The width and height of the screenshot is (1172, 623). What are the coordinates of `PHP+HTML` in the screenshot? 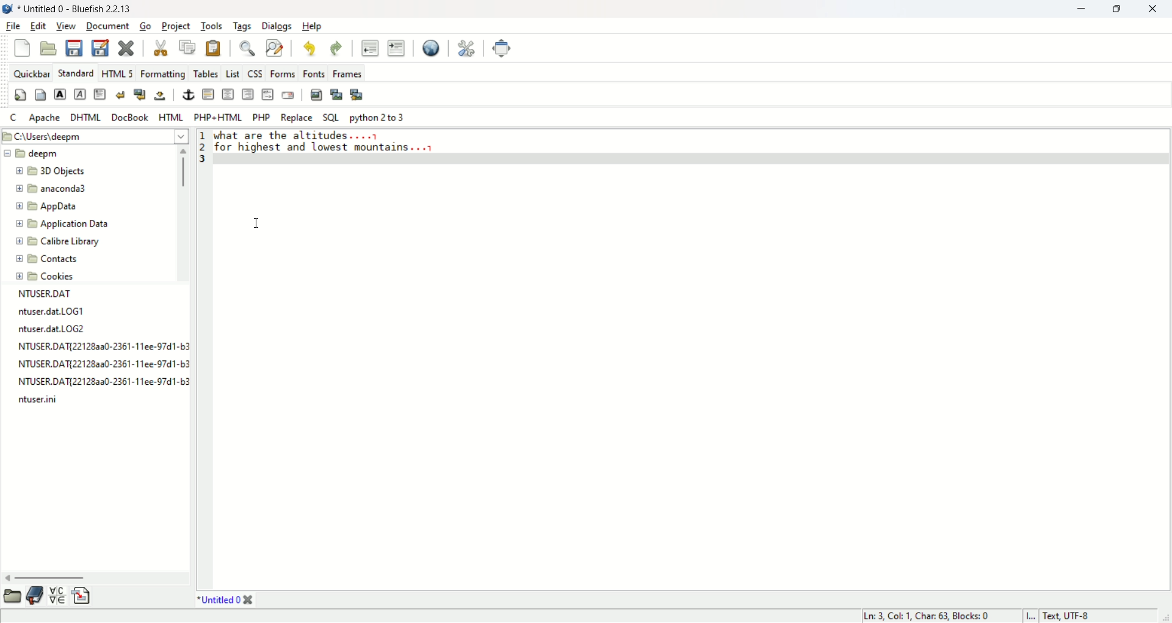 It's located at (217, 117).